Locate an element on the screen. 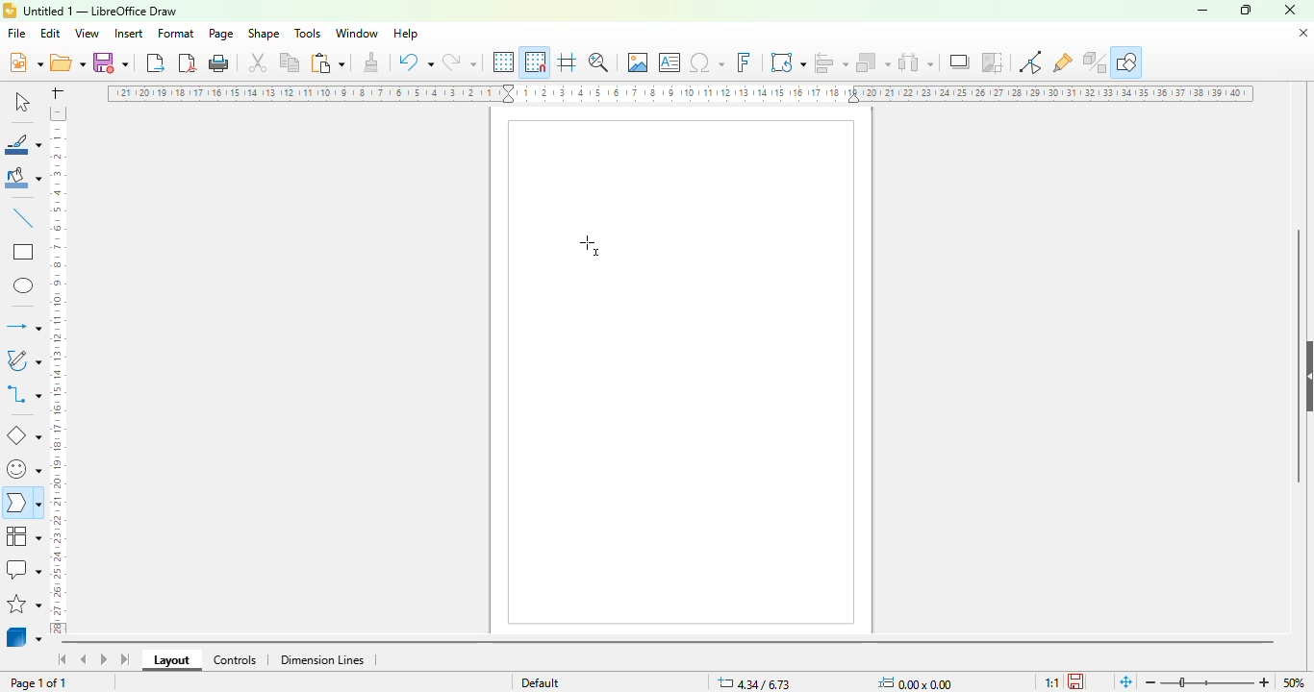 This screenshot has height=692, width=1314. flowchart is located at coordinates (24, 536).